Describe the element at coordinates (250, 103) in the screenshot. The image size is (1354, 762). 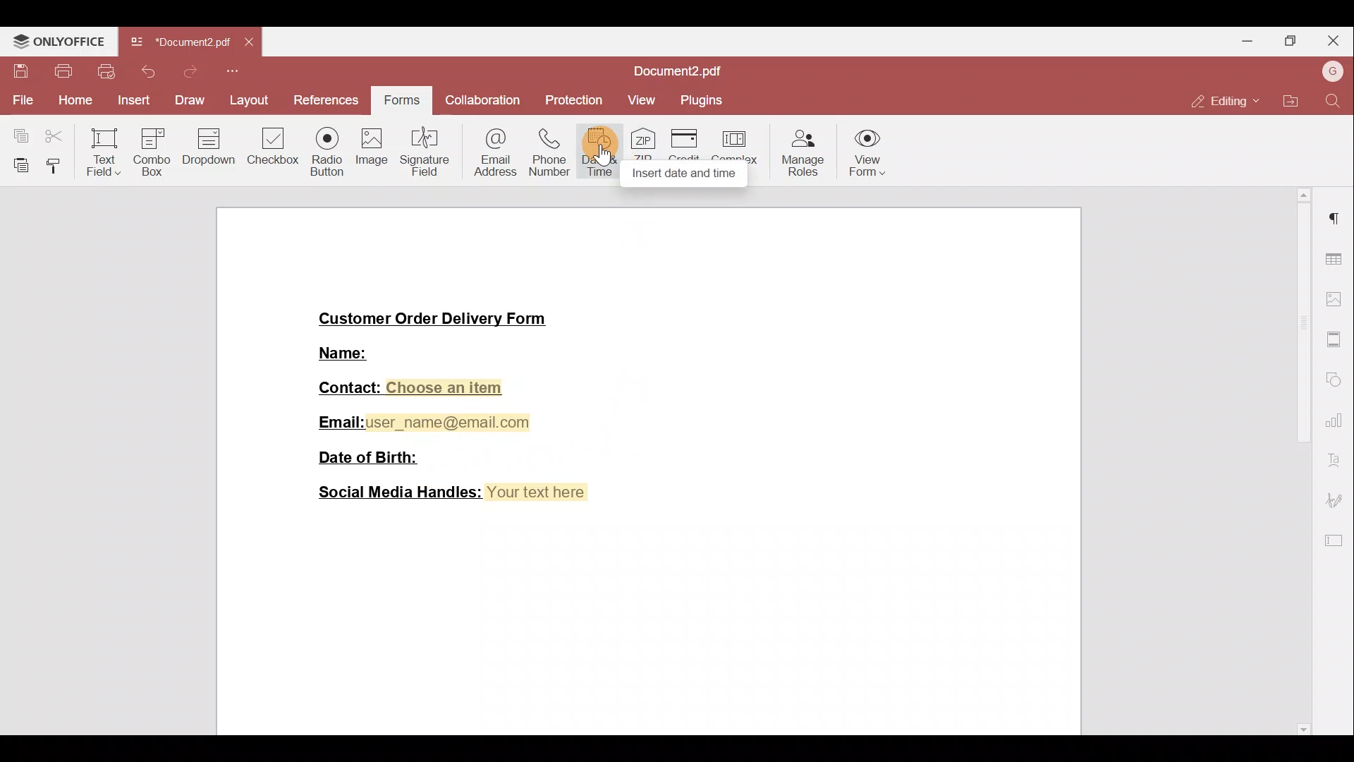
I see `Layout` at that location.